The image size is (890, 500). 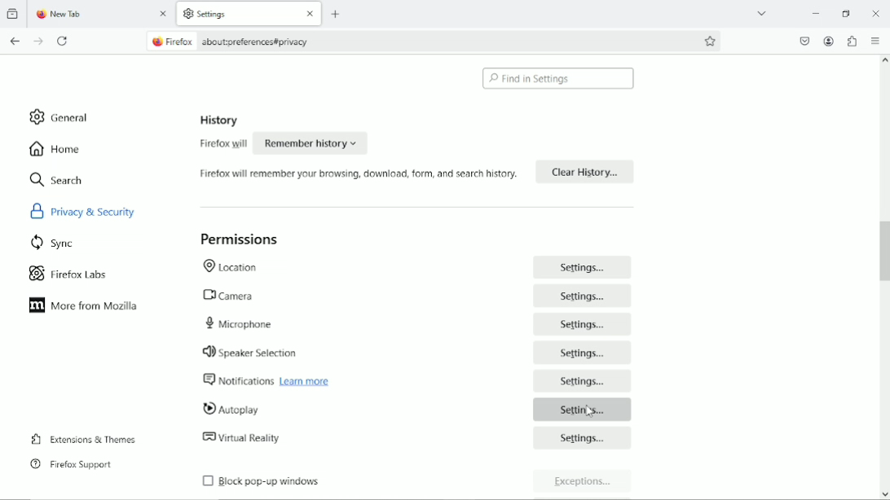 I want to click on restore down, so click(x=846, y=11).